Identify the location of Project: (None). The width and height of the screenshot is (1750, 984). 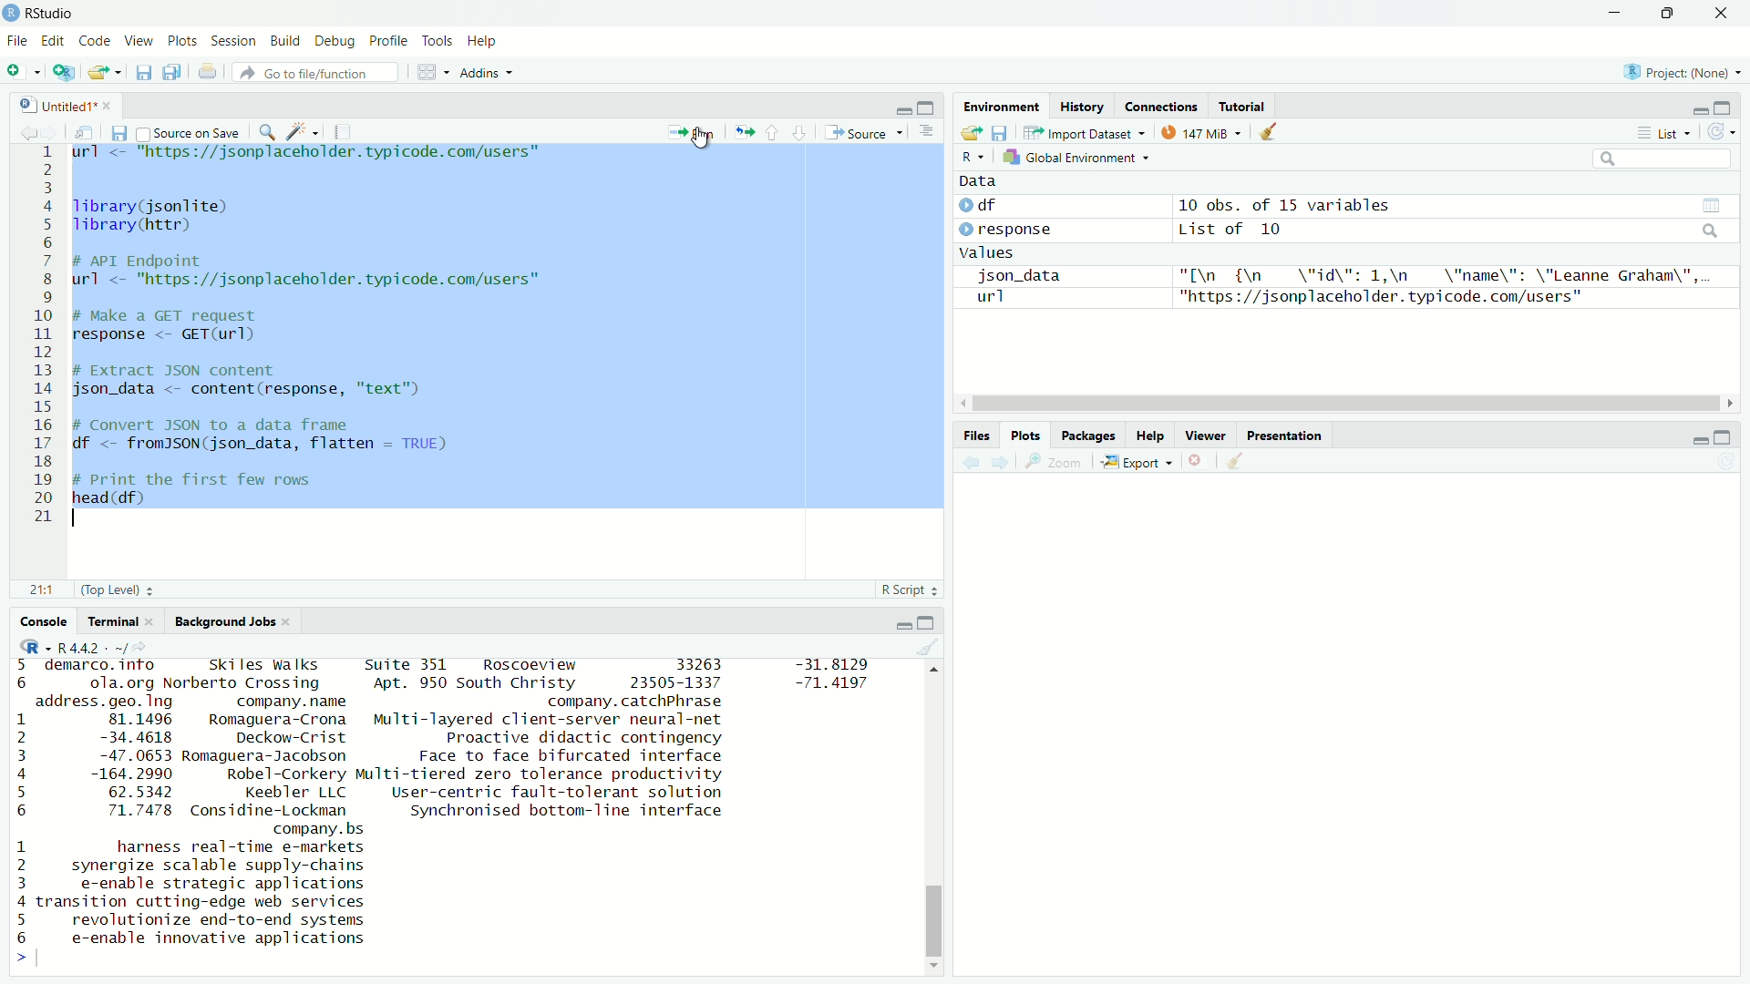
(1682, 72).